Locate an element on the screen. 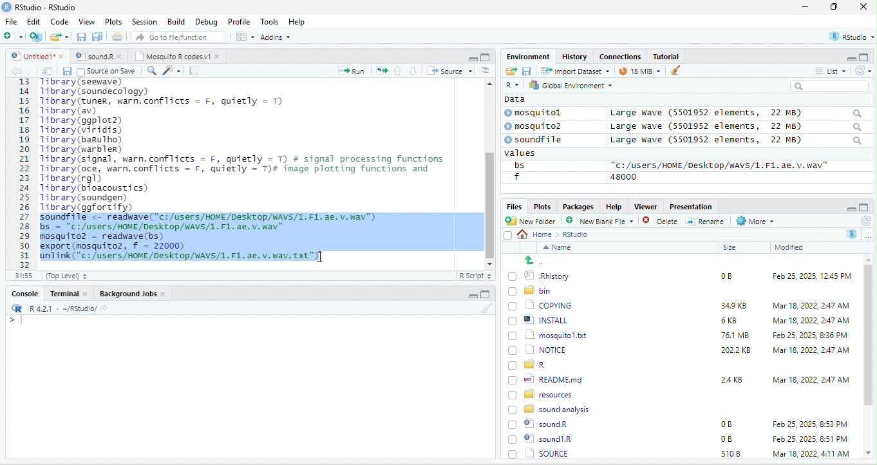 The width and height of the screenshot is (877, 465). Session is located at coordinates (145, 21).